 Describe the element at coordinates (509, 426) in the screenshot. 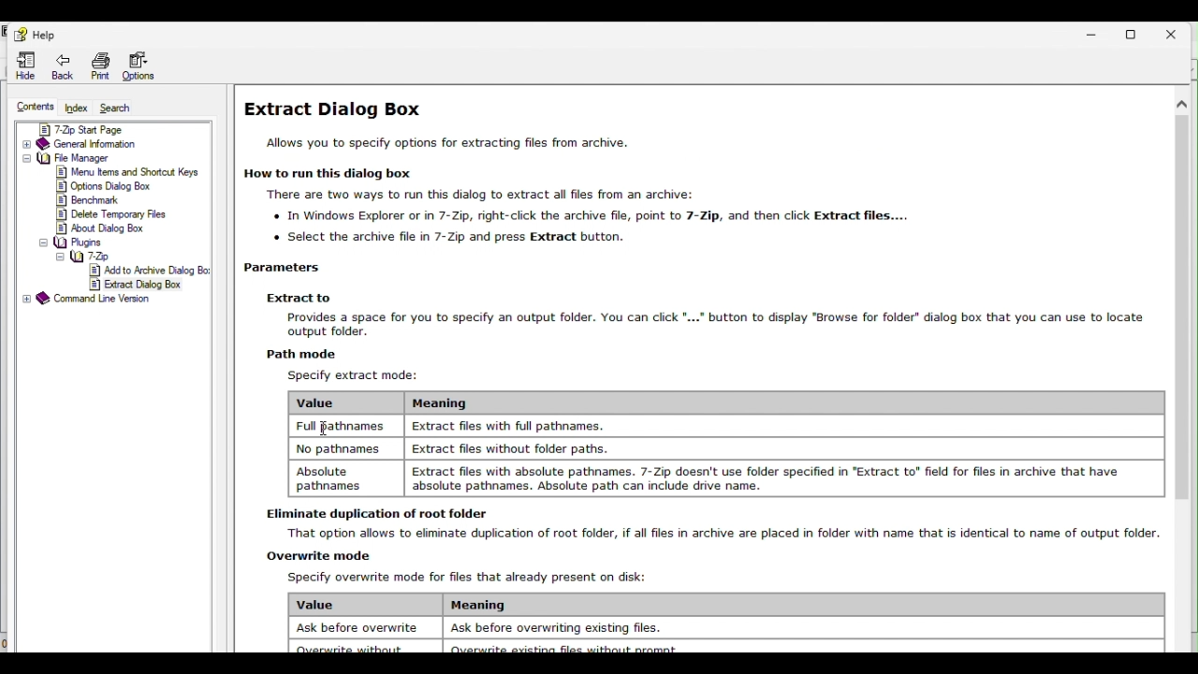

I see `extract` at that location.